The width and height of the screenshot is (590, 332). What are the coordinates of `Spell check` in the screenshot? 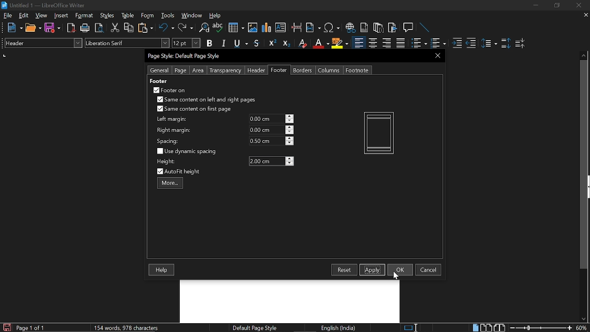 It's located at (218, 28).